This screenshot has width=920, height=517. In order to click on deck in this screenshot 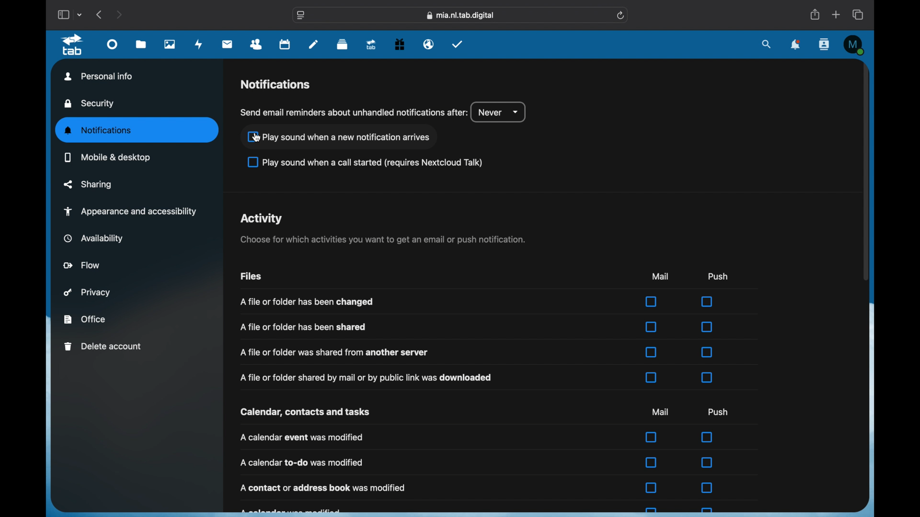, I will do `click(343, 45)`.